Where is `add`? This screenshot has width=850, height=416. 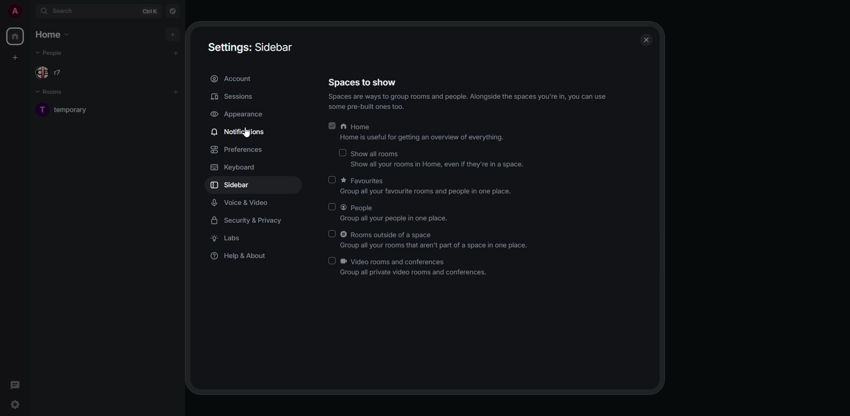
add is located at coordinates (175, 92).